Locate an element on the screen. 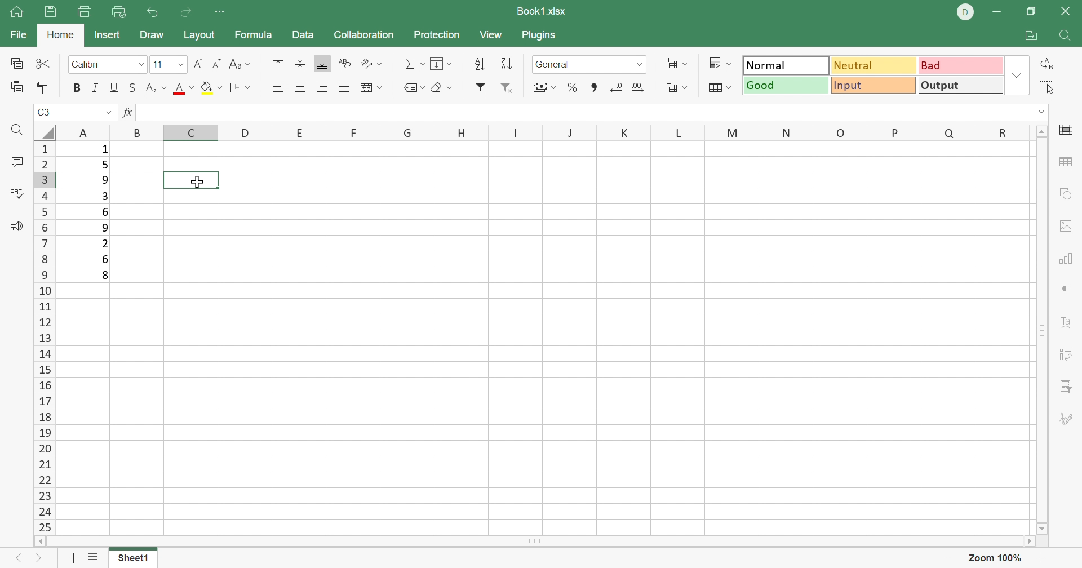 This screenshot has height=568, width=1082. Check spelling is located at coordinates (19, 196).